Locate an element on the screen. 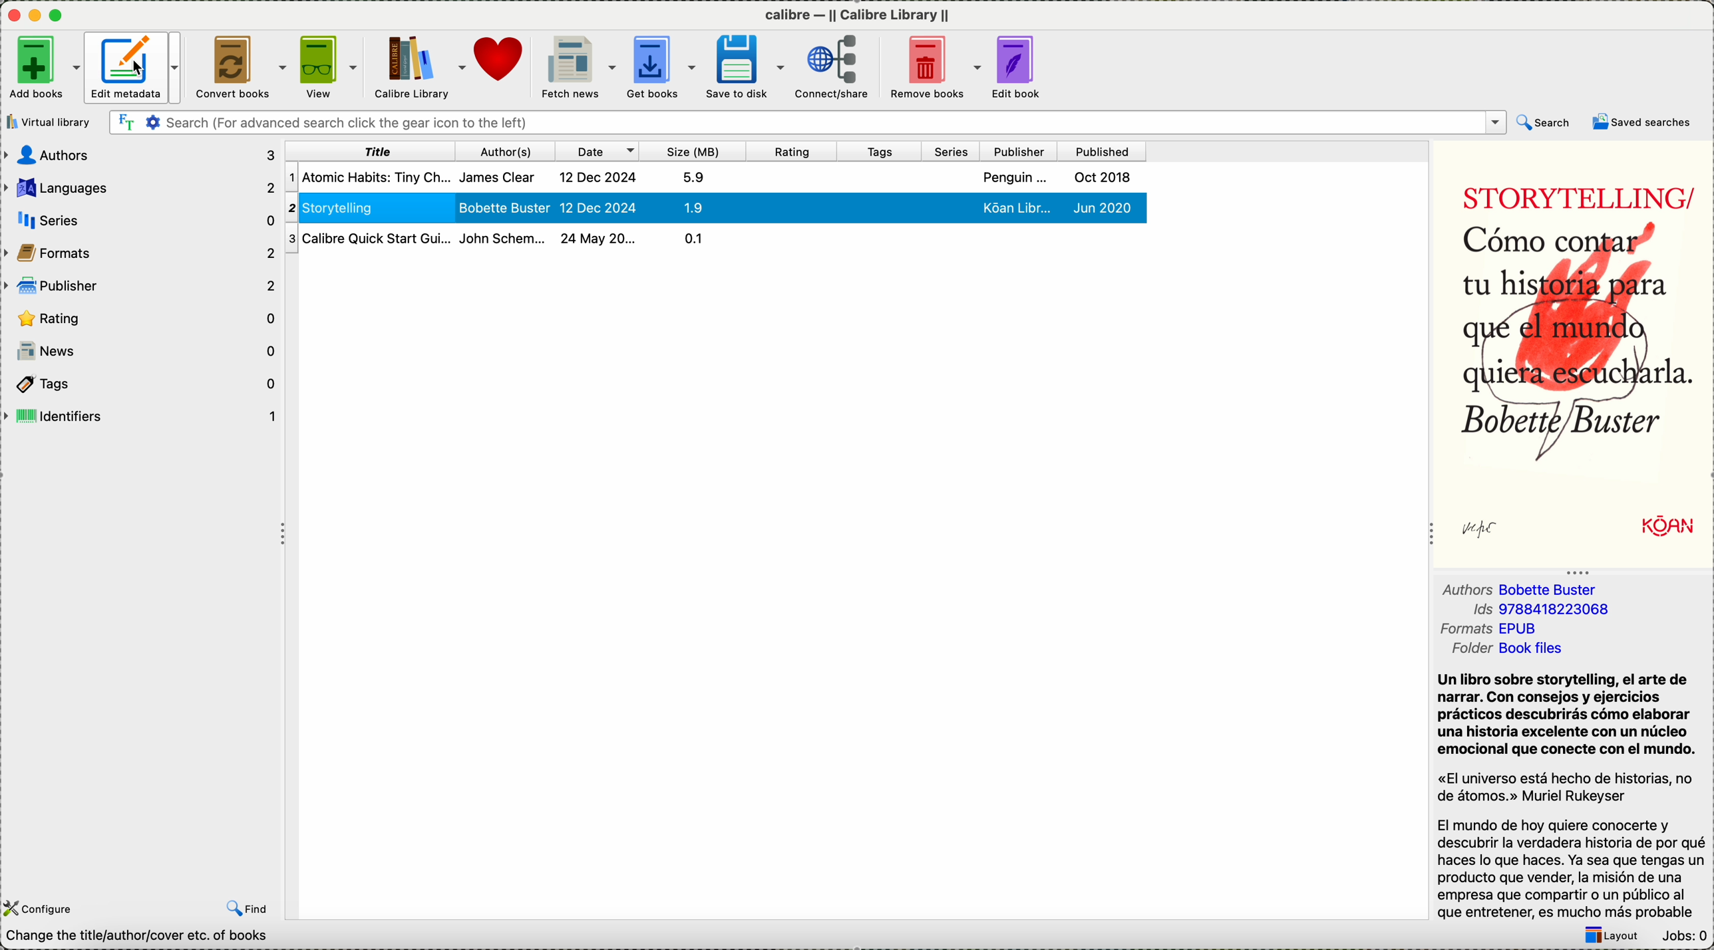 This screenshot has height=950, width=1714. rating is located at coordinates (794, 152).